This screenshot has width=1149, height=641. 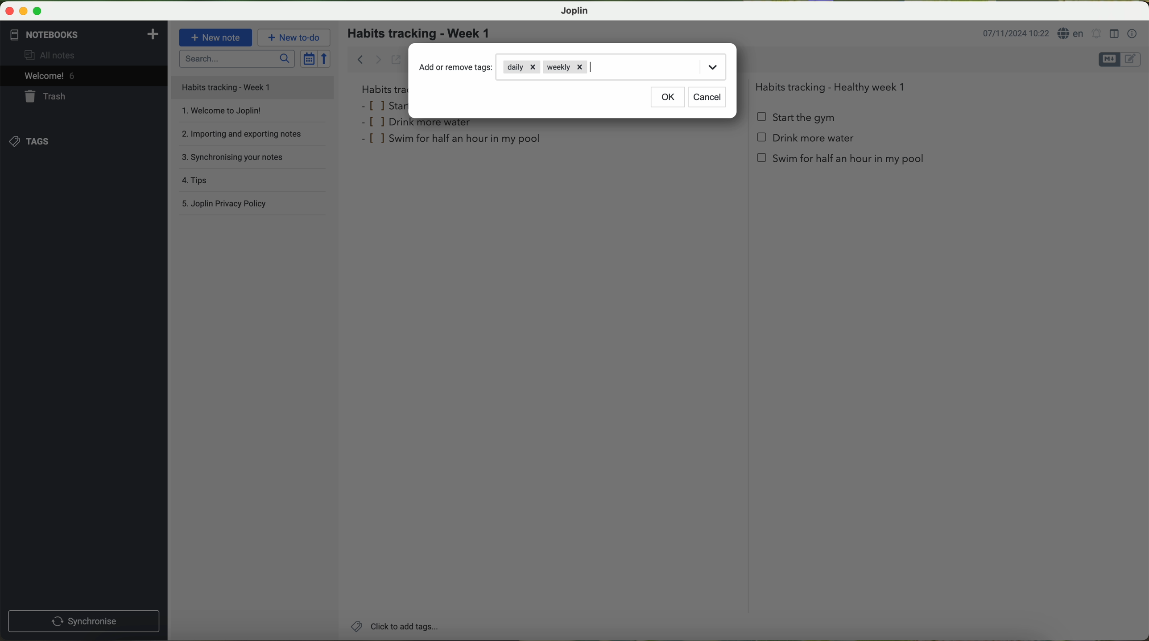 What do you see at coordinates (424, 34) in the screenshot?
I see `habits tracking - week 1` at bounding box center [424, 34].